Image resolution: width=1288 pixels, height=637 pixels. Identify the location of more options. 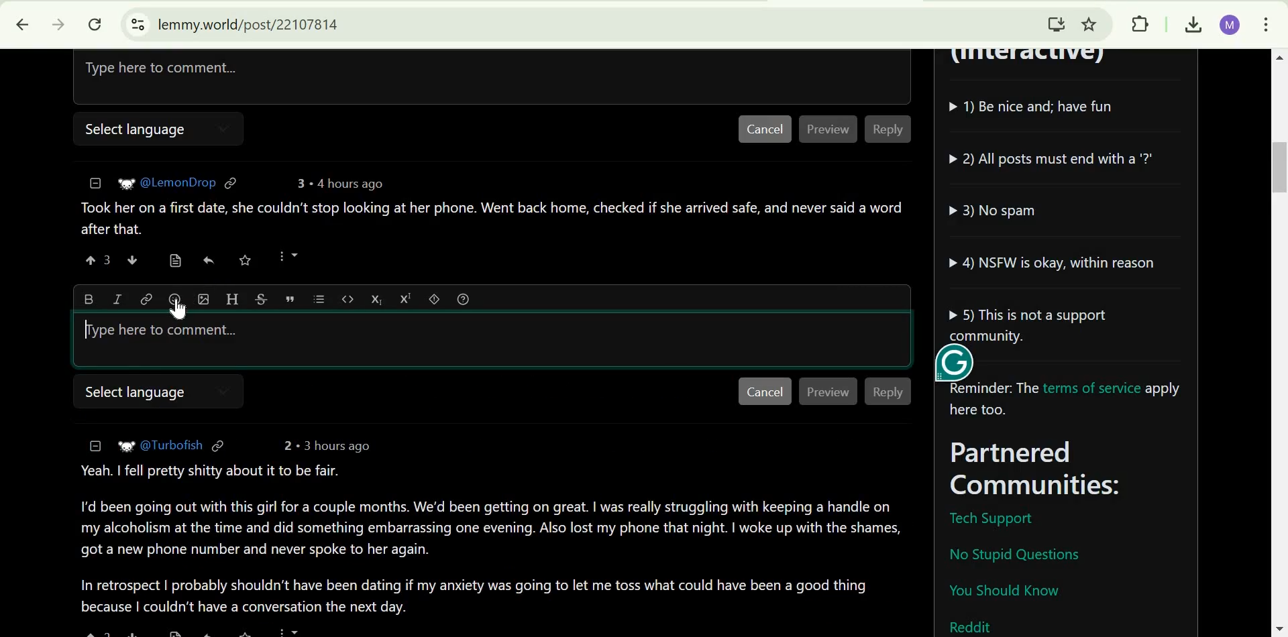
(288, 256).